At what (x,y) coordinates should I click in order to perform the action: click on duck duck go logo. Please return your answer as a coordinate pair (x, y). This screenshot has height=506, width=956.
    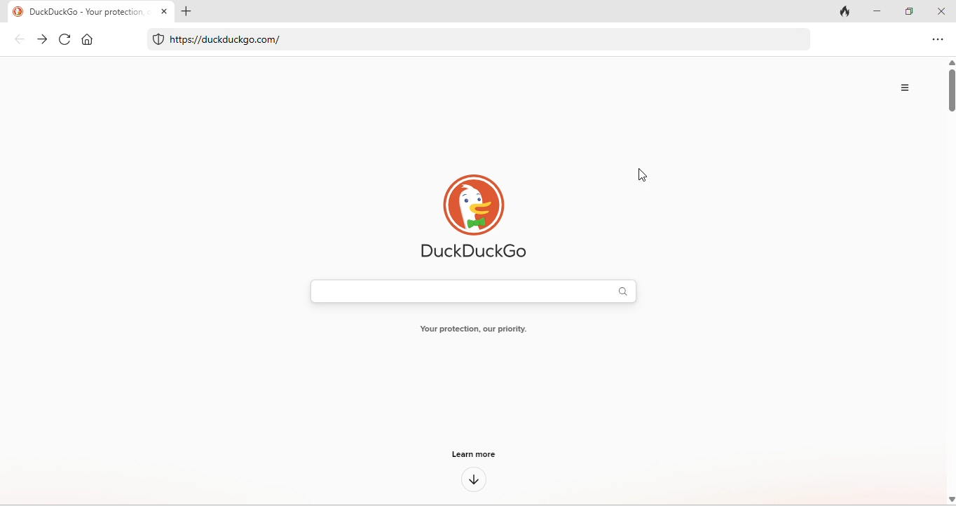
    Looking at the image, I should click on (474, 215).